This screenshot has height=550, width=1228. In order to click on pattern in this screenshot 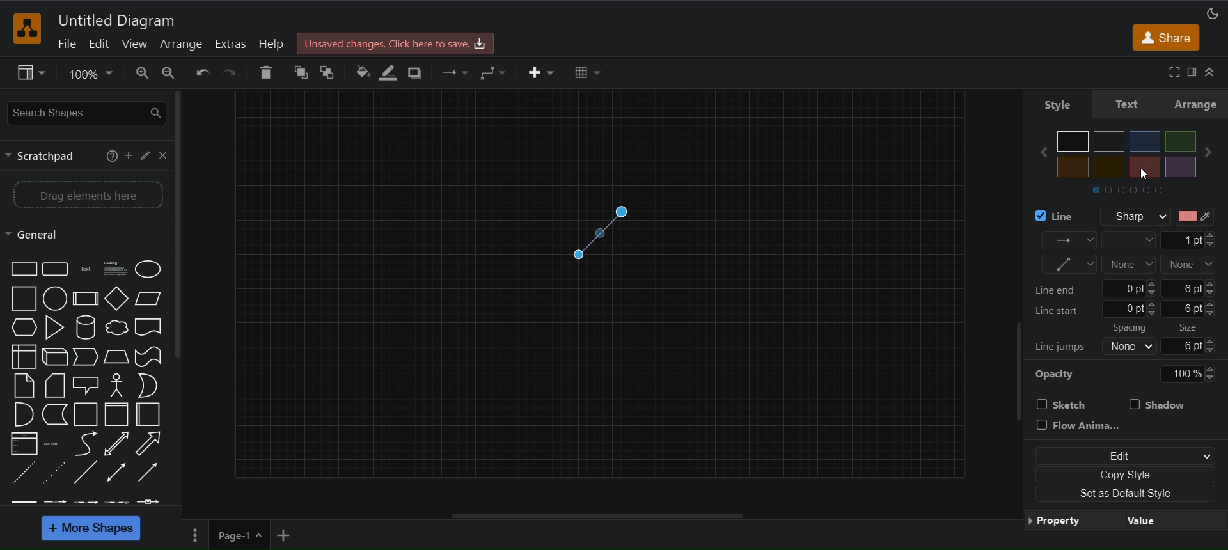, I will do `click(1129, 239)`.